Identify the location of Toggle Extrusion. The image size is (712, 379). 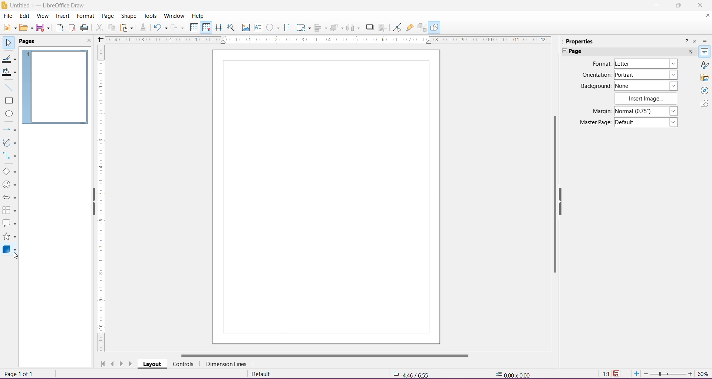
(422, 27).